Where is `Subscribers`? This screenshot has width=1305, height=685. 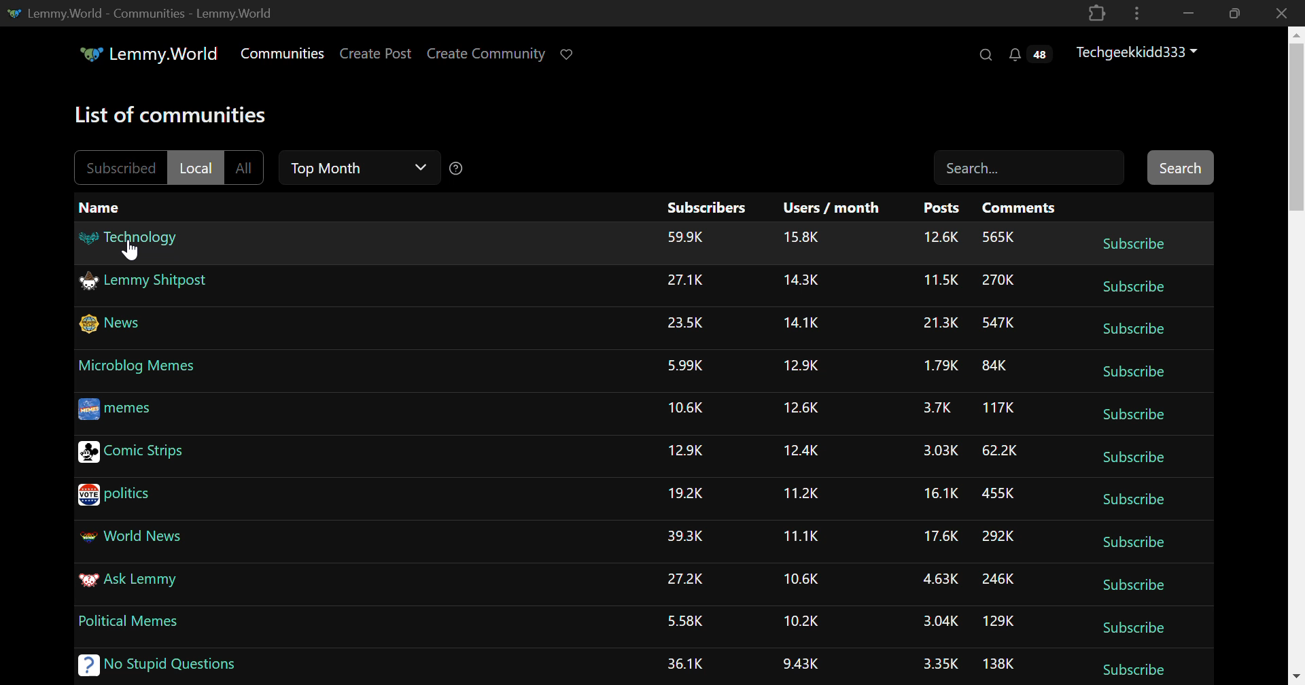 Subscribers is located at coordinates (703, 208).